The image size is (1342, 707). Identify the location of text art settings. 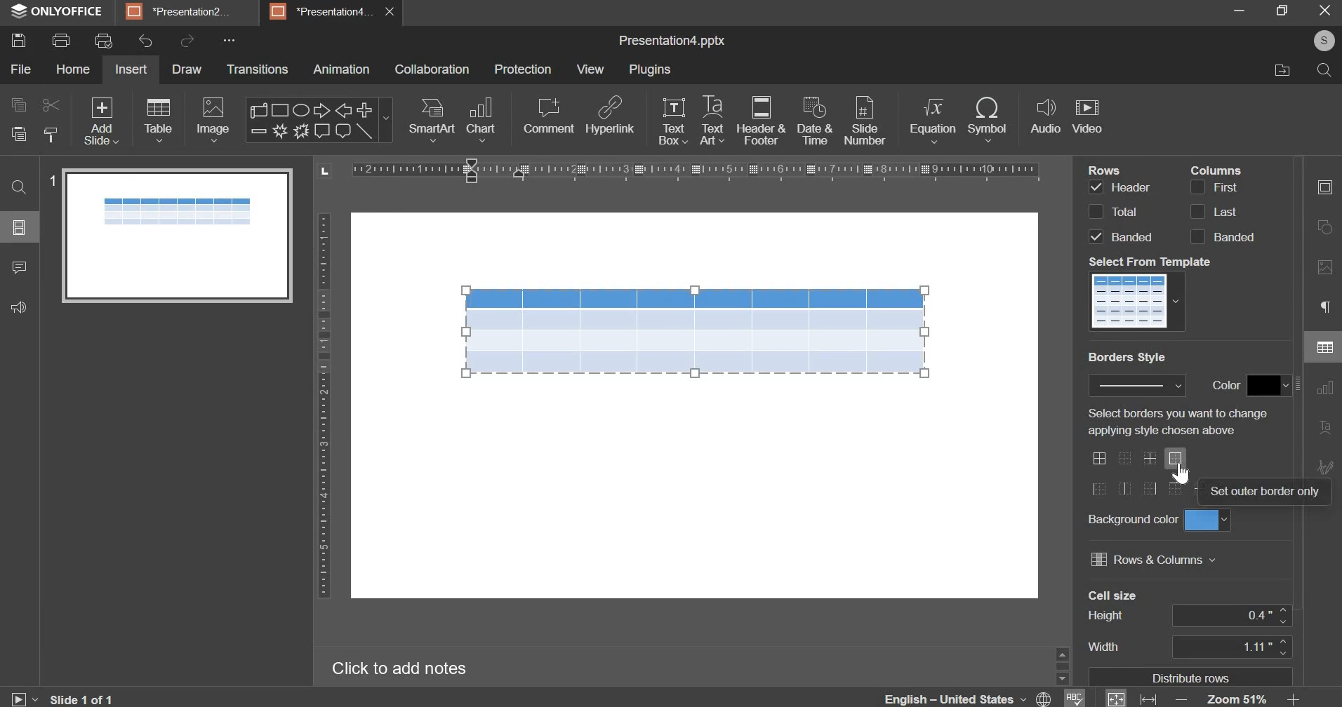
(1324, 428).